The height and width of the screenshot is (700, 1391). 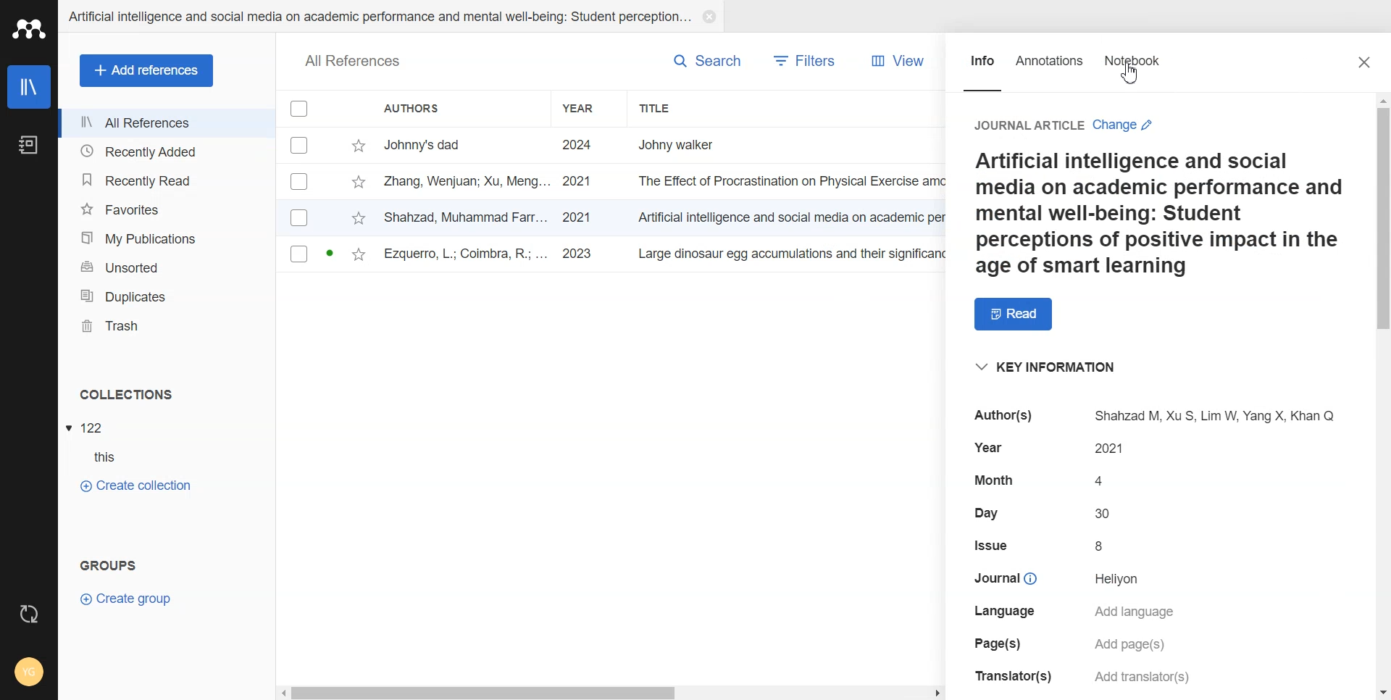 I want to click on Info, so click(x=982, y=67).